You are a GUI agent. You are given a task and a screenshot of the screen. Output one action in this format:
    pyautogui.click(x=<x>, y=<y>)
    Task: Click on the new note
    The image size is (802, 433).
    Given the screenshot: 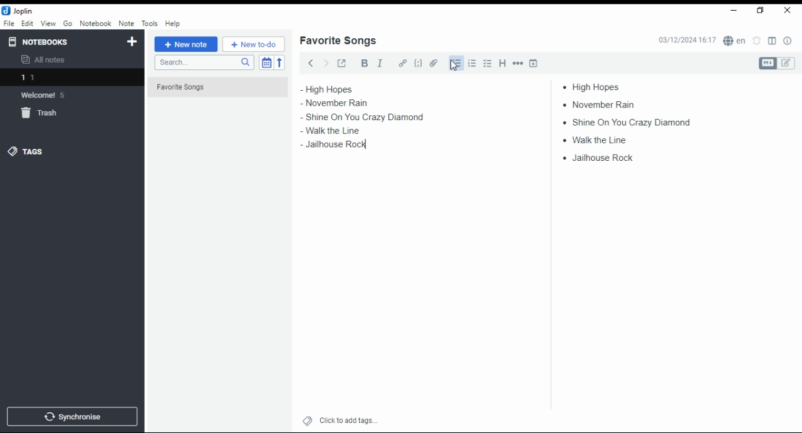 What is the action you would take?
    pyautogui.click(x=186, y=44)
    